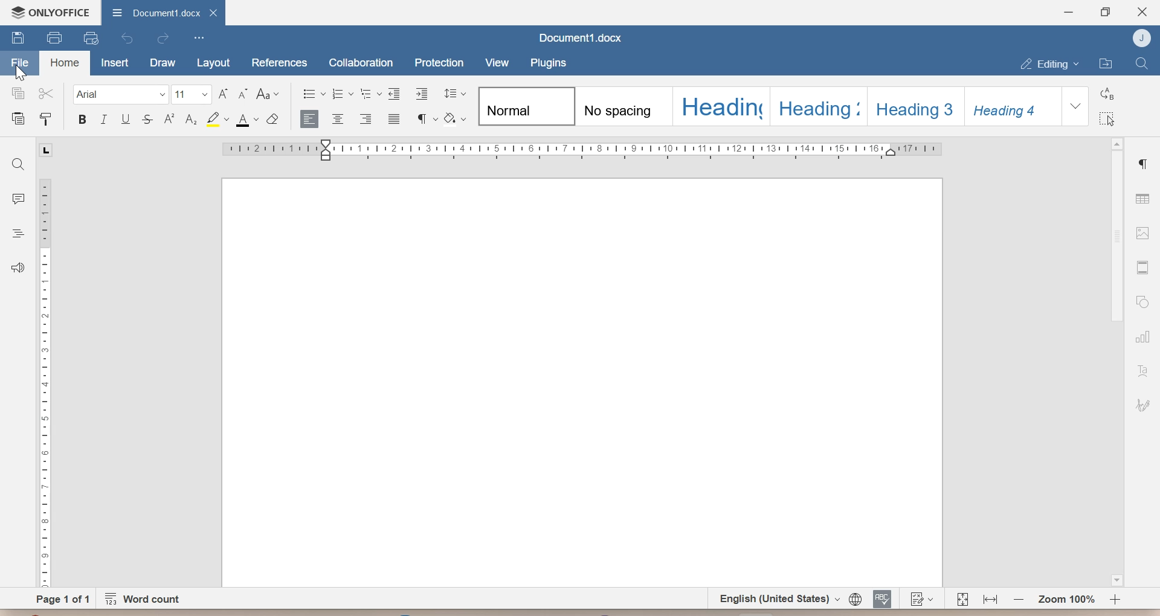 Image resolution: width=1160 pixels, height=616 pixels. What do you see at coordinates (213, 11) in the screenshot?
I see `close` at bounding box center [213, 11].